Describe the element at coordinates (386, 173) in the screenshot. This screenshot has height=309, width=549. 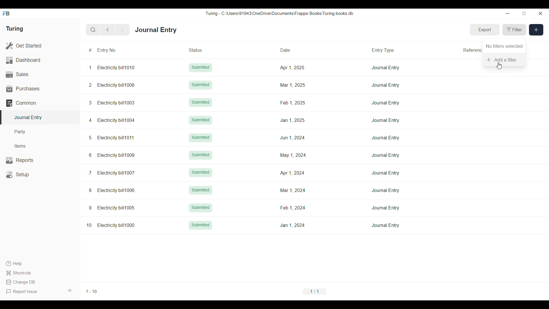
I see `Journal Entry` at that location.